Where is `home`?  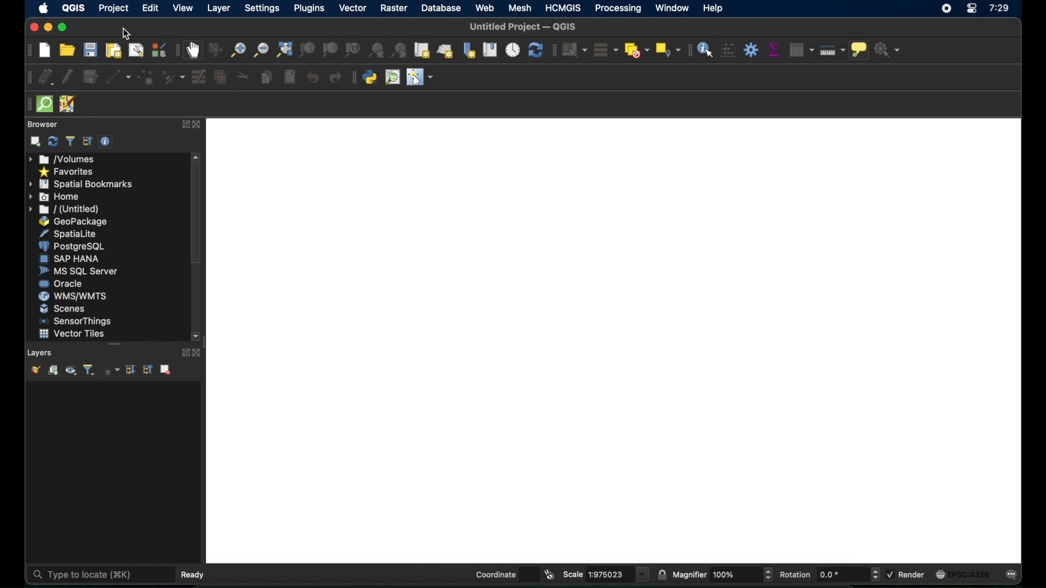 home is located at coordinates (56, 197).